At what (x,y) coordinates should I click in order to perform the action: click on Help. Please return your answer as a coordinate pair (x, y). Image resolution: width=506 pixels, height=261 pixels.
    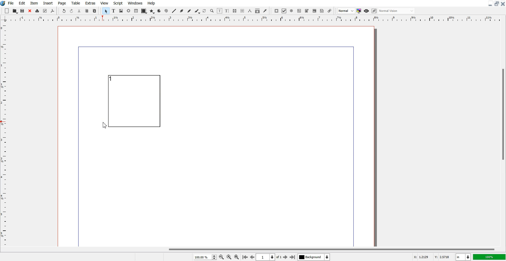
    Looking at the image, I should click on (151, 3).